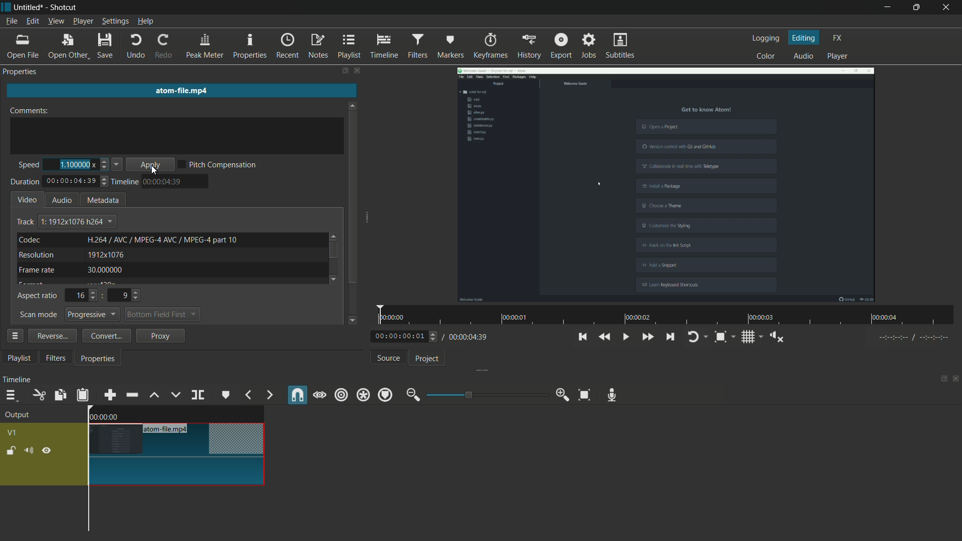 The image size is (962, 541). Describe the element at coordinates (21, 47) in the screenshot. I see `open file` at that location.